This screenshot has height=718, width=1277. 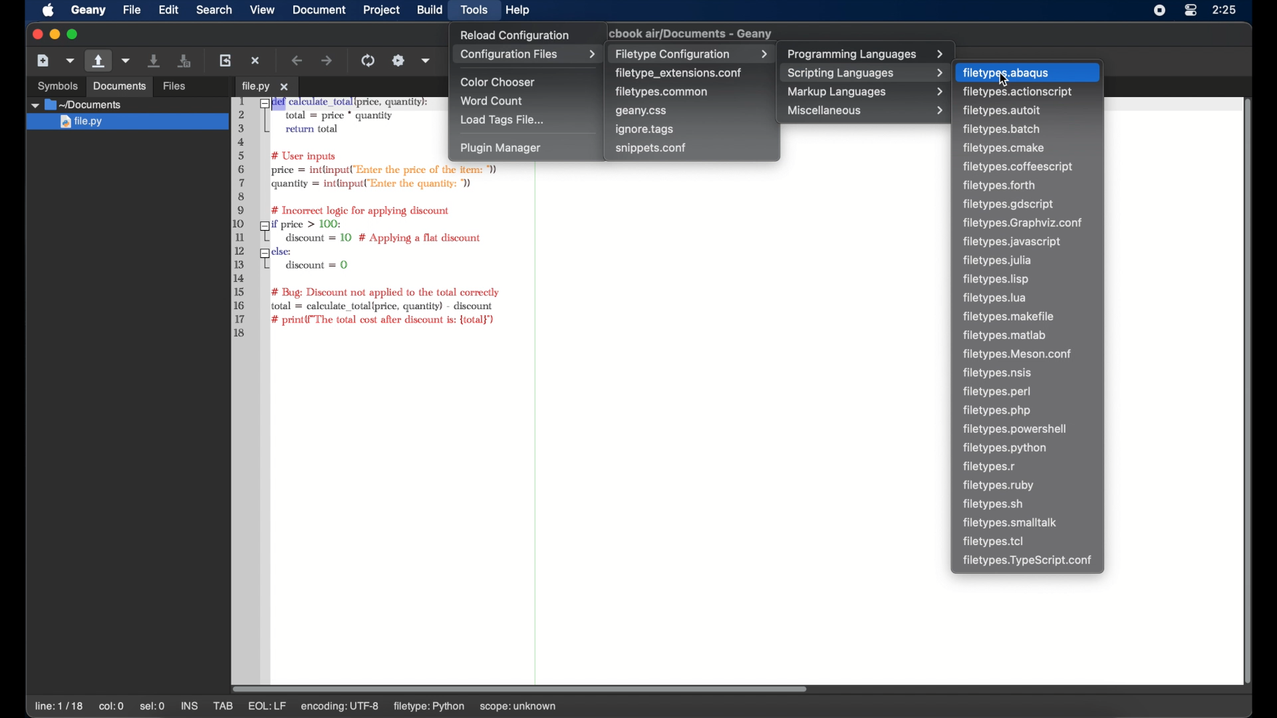 What do you see at coordinates (996, 392) in the screenshot?
I see `filetypes` at bounding box center [996, 392].